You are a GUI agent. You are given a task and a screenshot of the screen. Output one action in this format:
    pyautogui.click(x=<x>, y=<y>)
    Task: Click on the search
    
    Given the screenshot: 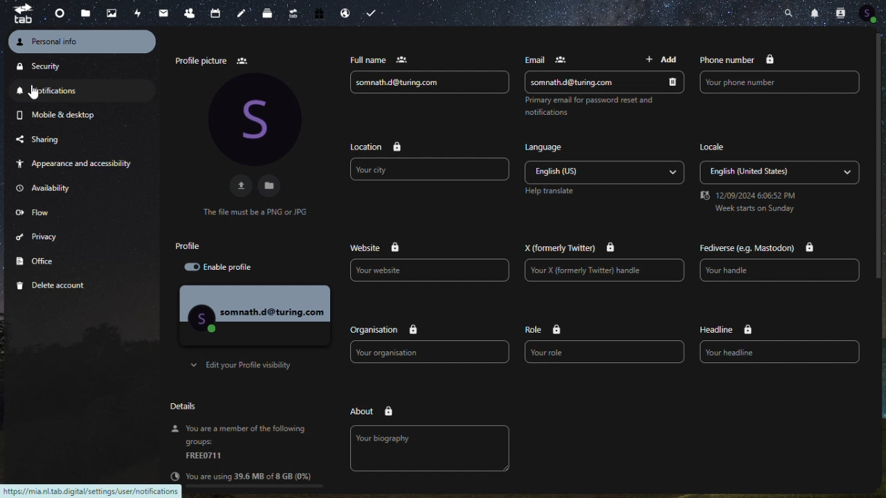 What is the action you would take?
    pyautogui.click(x=790, y=12)
    